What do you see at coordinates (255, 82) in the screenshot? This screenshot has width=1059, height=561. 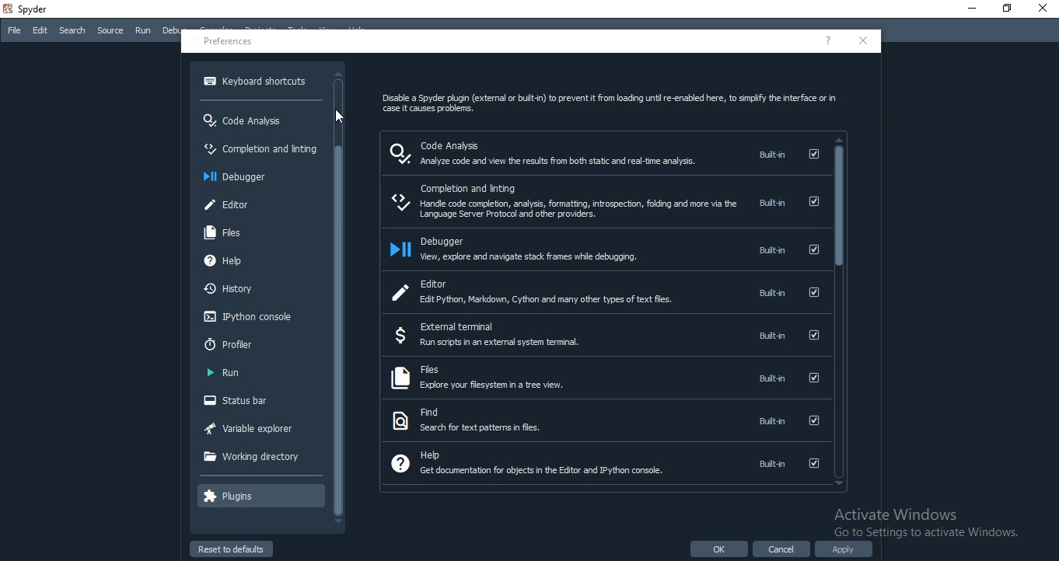 I see `keyboard shortcuts` at bounding box center [255, 82].